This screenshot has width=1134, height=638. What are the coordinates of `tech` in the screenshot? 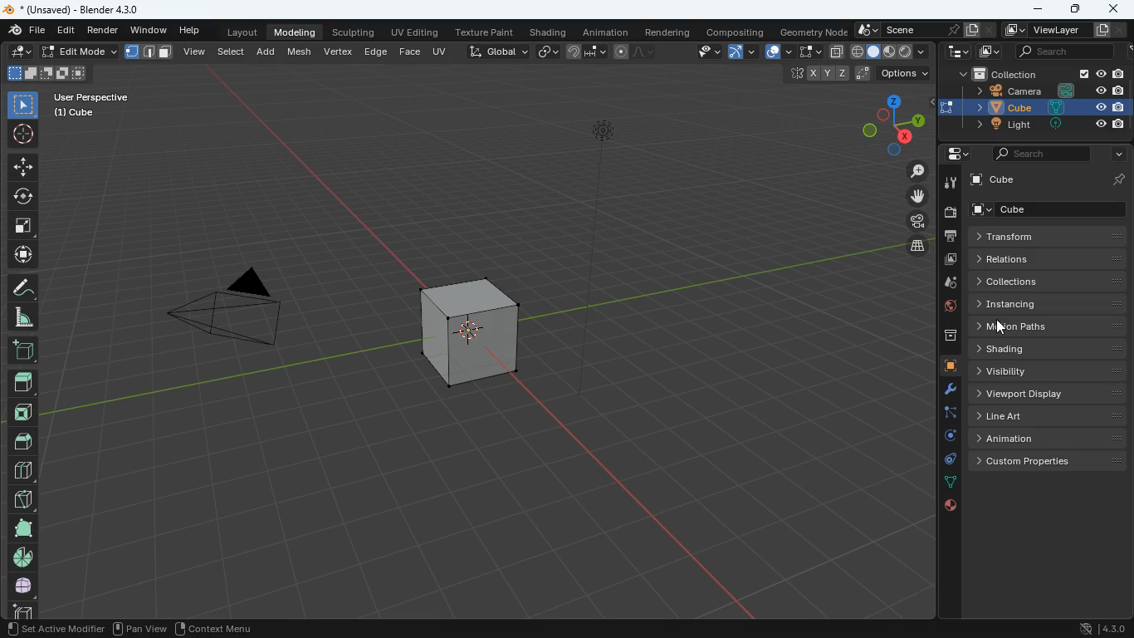 It's located at (957, 52).